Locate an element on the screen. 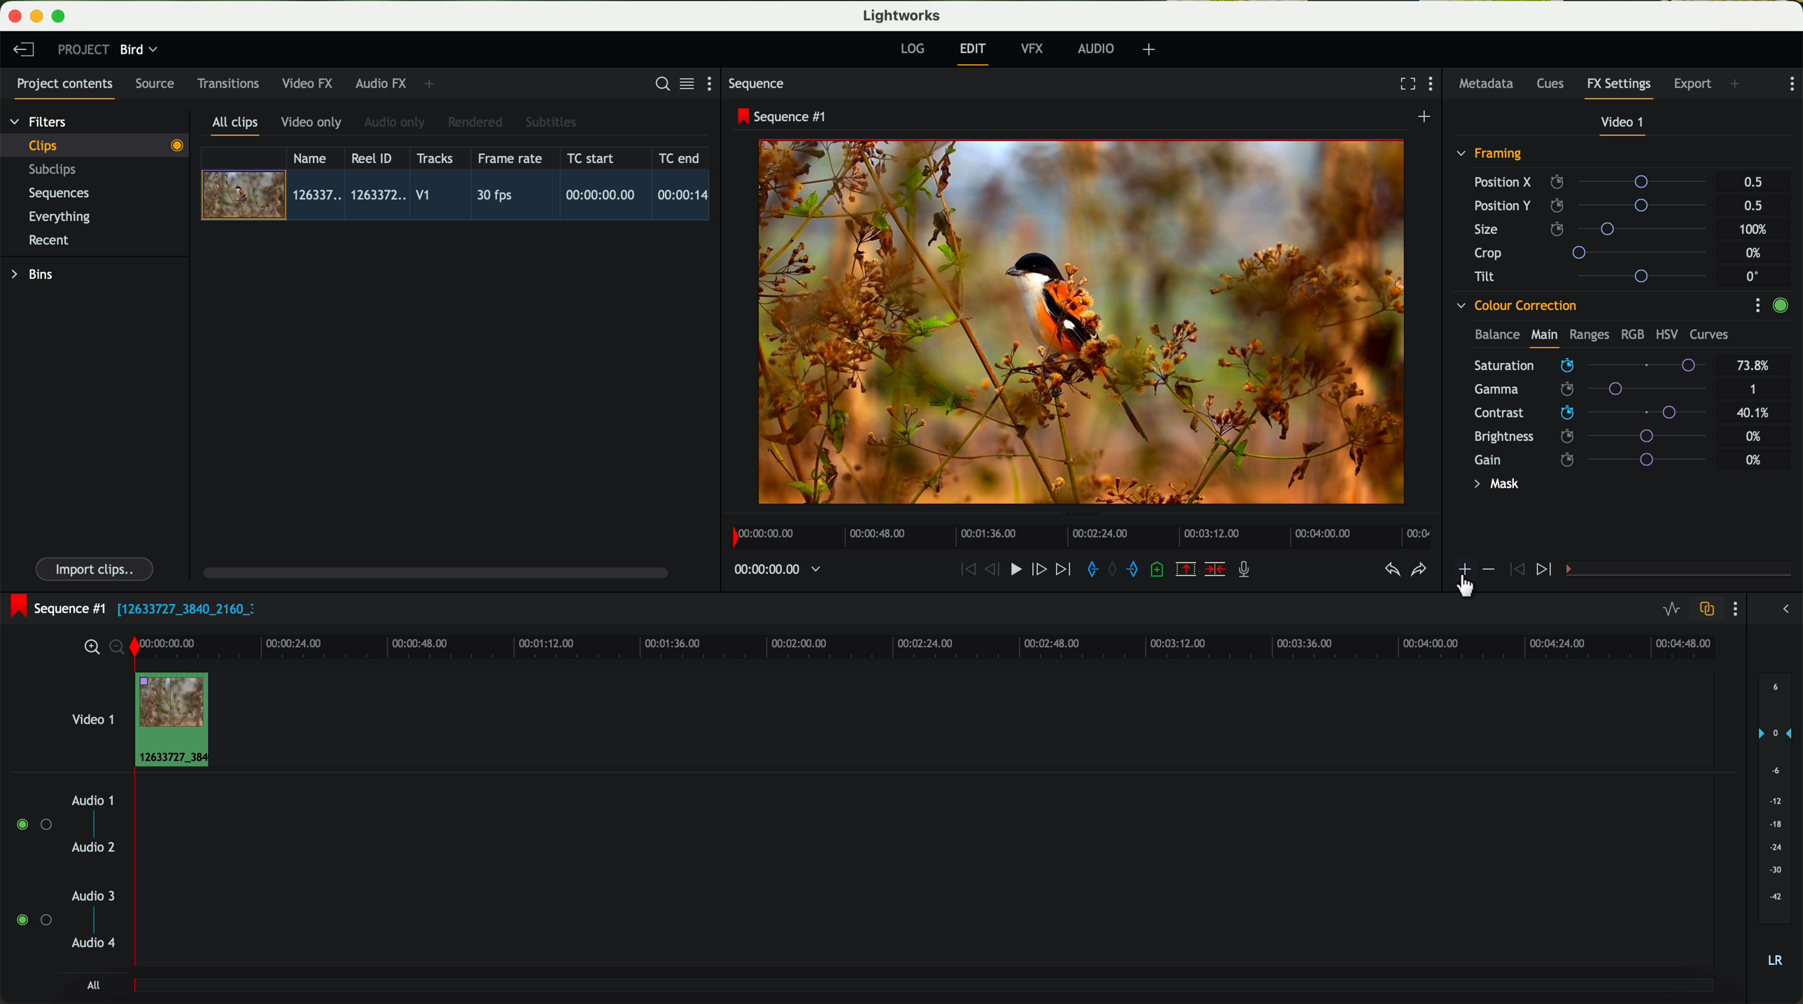 The width and height of the screenshot is (1803, 1004). import clips is located at coordinates (97, 568).